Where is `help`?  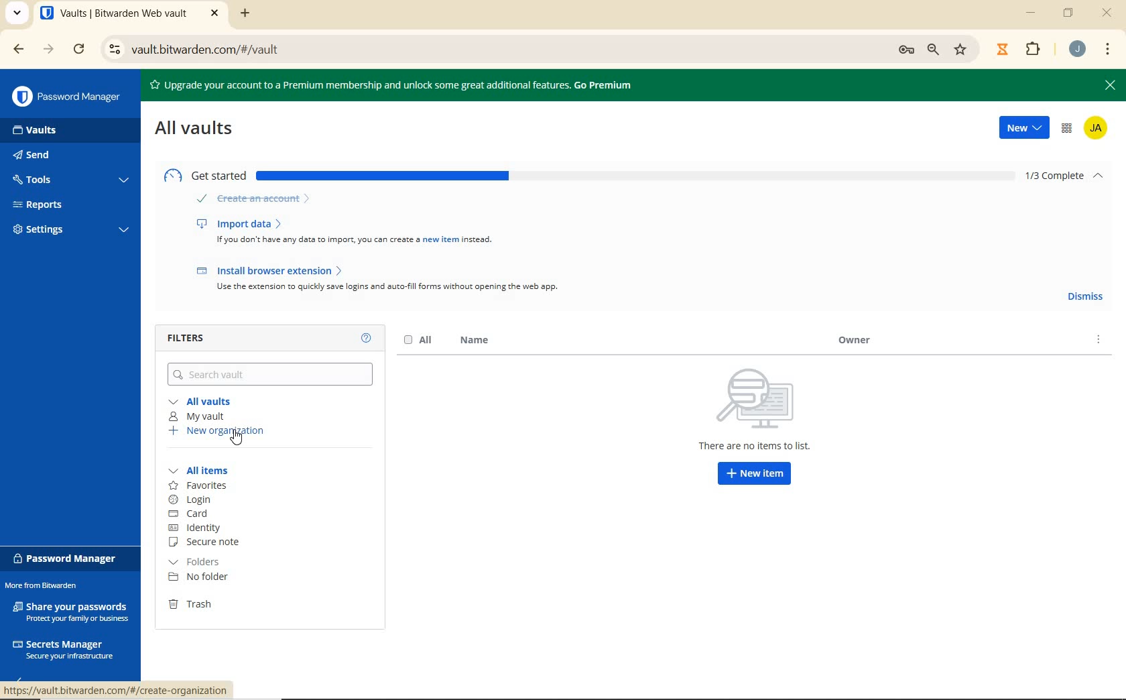
help is located at coordinates (367, 338).